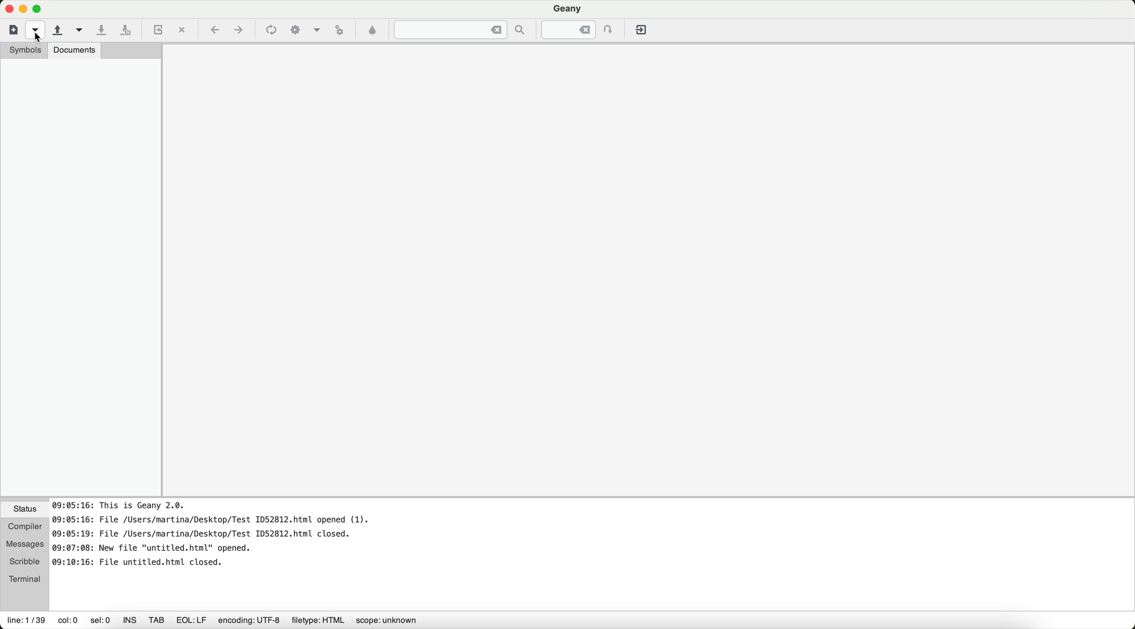 The image size is (1135, 629). I want to click on jump to the entered line numbered, so click(580, 30).